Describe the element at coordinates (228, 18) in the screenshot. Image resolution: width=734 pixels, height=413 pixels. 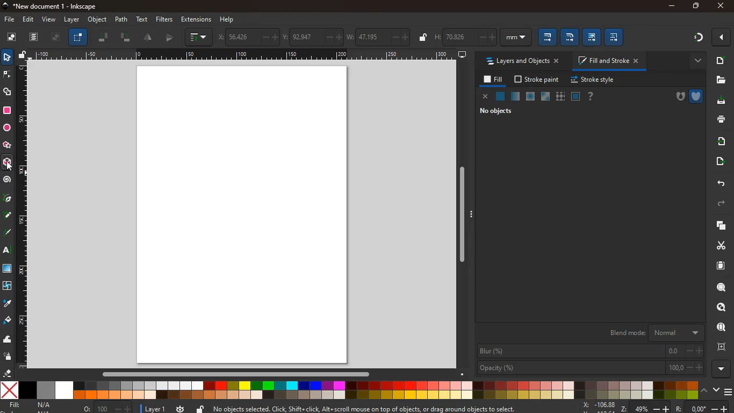
I see `help` at that location.